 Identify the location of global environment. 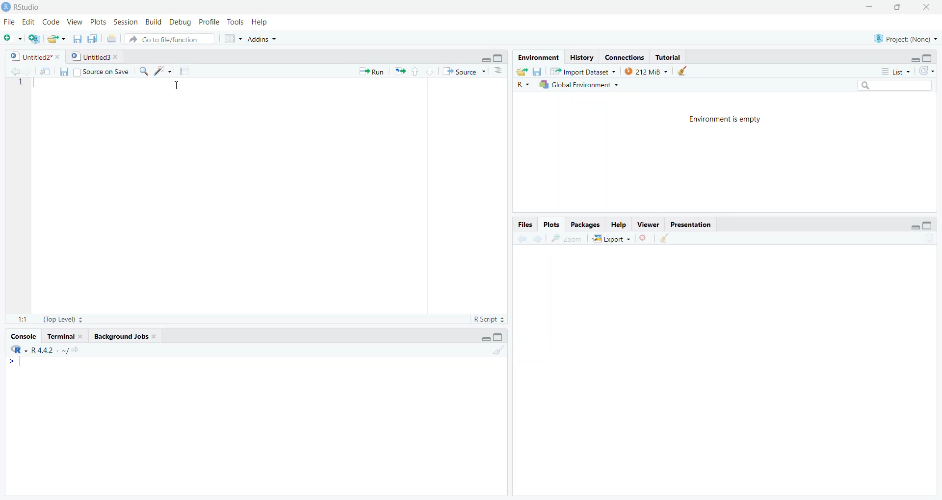
(582, 85).